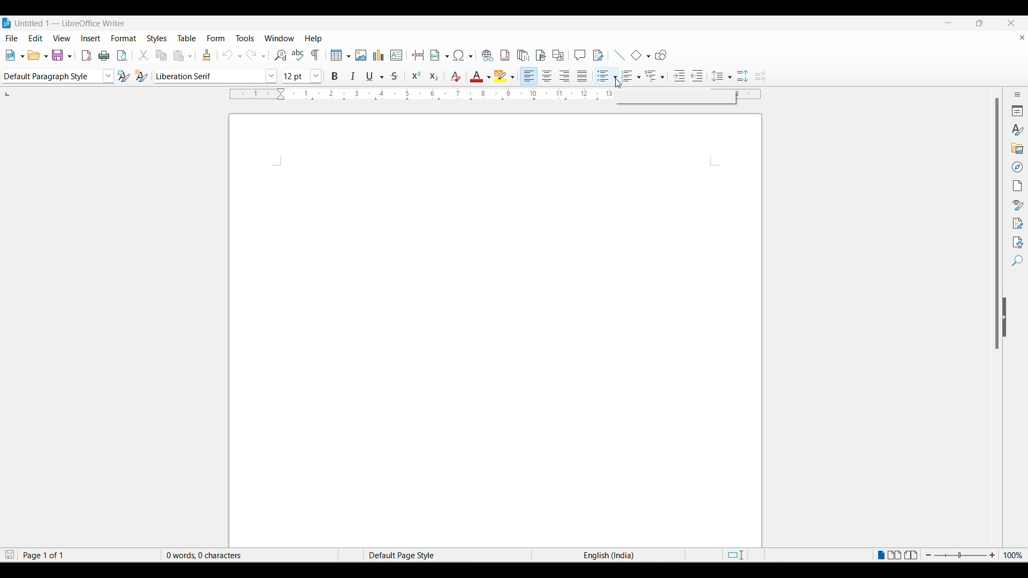  Describe the element at coordinates (361, 56) in the screenshot. I see `insert image` at that location.